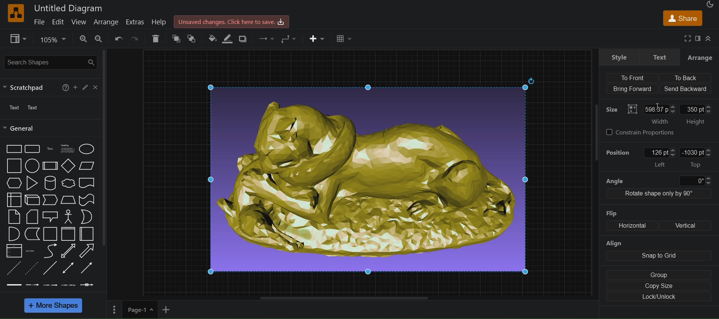 This screenshot has width=719, height=319. What do you see at coordinates (710, 4) in the screenshot?
I see `appearance` at bounding box center [710, 4].